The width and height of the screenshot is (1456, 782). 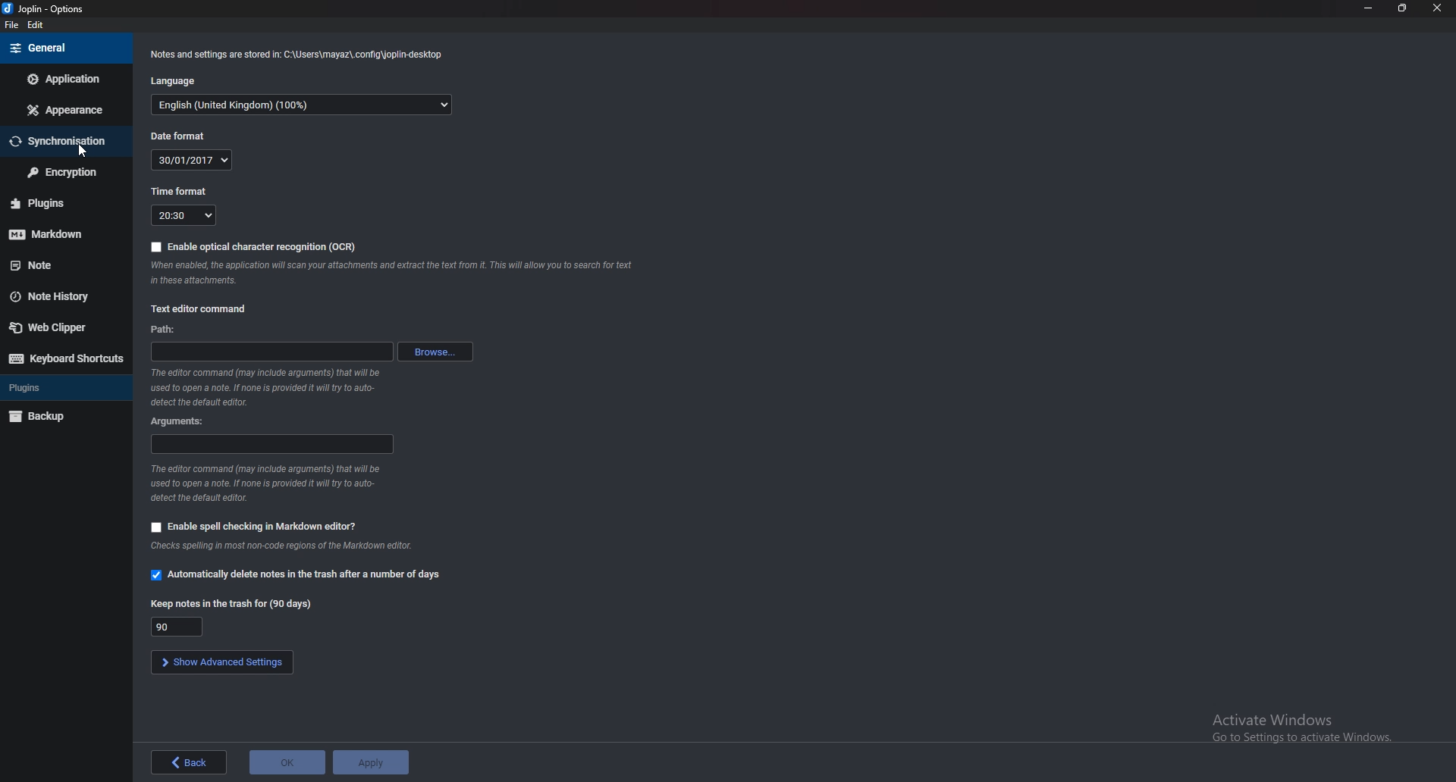 What do you see at coordinates (83, 149) in the screenshot?
I see `cursor` at bounding box center [83, 149].